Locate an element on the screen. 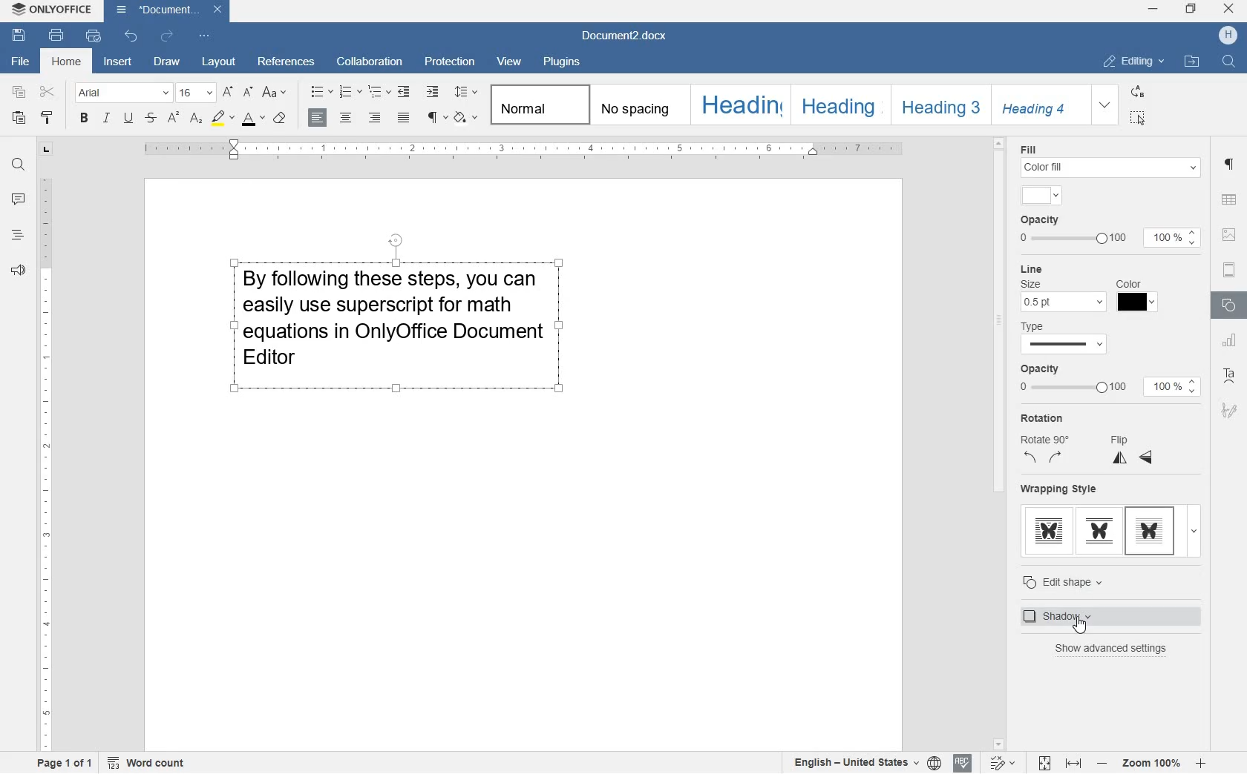 This screenshot has height=774, width=1247. through is located at coordinates (1050, 529).